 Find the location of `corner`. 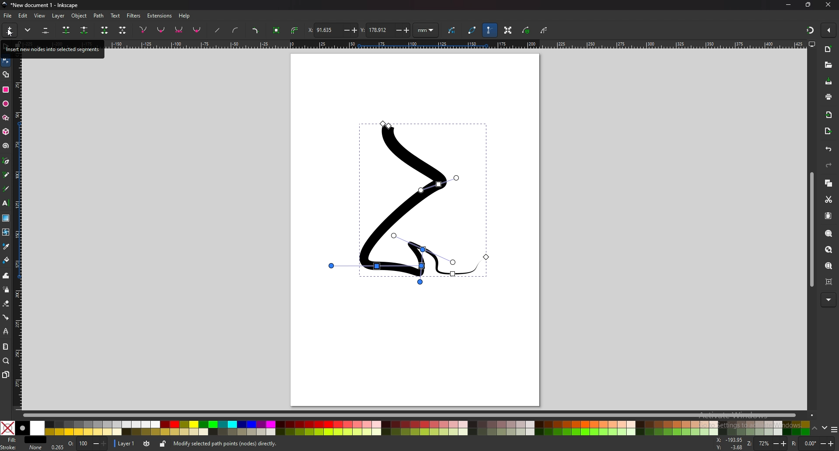

corner is located at coordinates (143, 30).